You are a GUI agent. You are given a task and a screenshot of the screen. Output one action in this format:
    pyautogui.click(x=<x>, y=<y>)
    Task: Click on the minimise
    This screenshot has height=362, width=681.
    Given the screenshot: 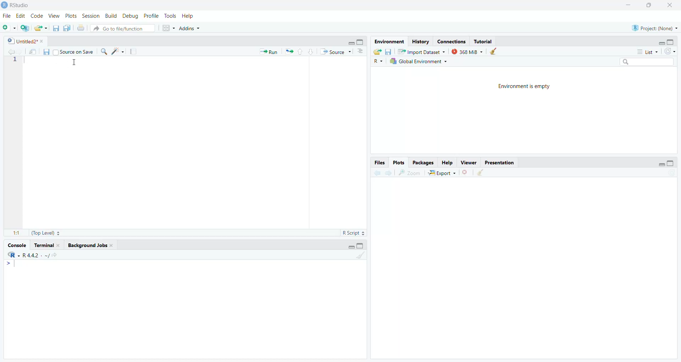 What is the action you would take?
    pyautogui.click(x=350, y=42)
    